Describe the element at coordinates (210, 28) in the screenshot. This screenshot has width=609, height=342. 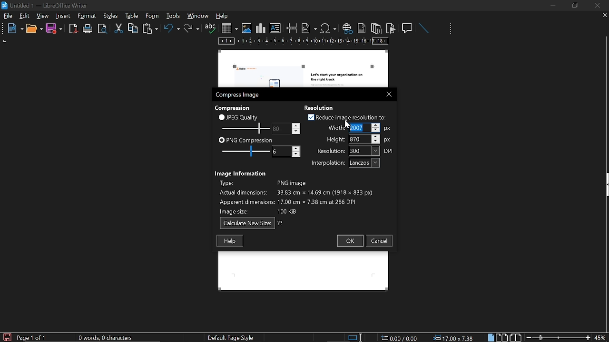
I see `spelling` at that location.